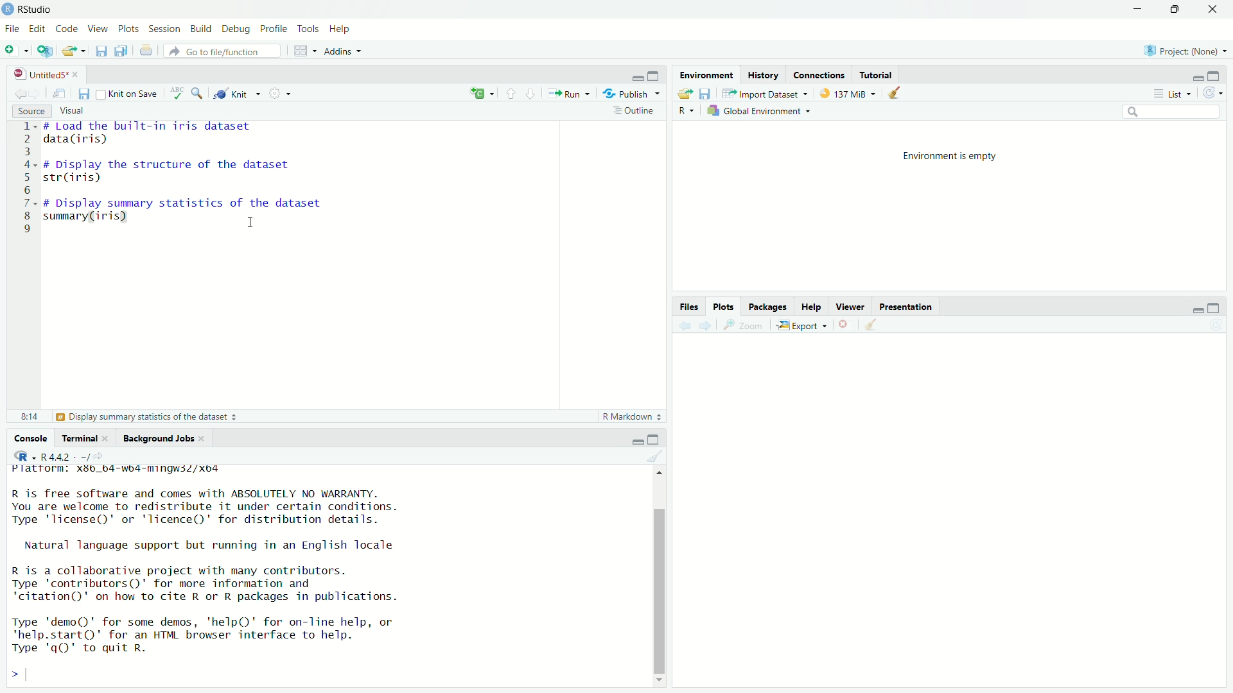 The width and height of the screenshot is (1233, 693). What do you see at coordinates (482, 92) in the screenshot?
I see `New Command` at bounding box center [482, 92].